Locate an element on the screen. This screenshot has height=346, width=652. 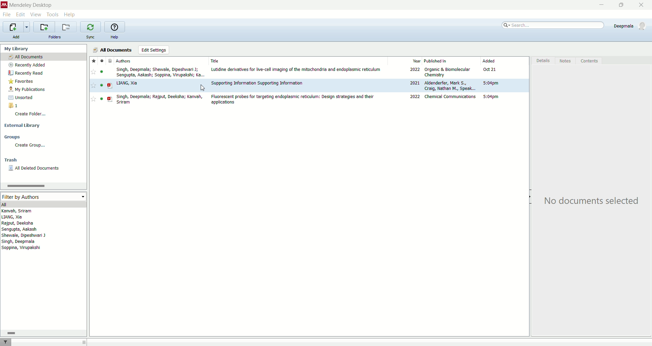
sync is located at coordinates (92, 37).